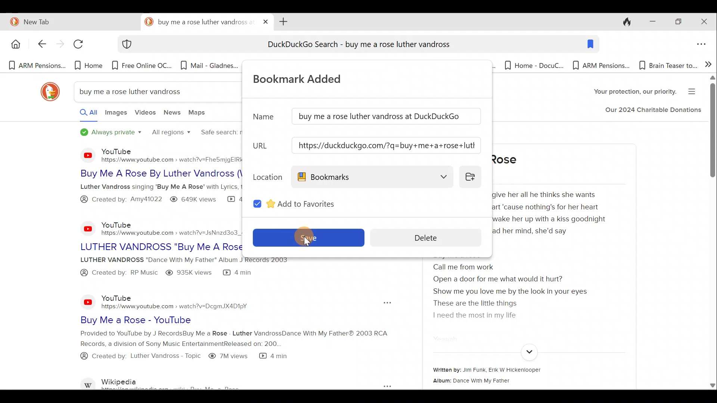 Image resolution: width=717 pixels, height=403 pixels. I want to click on Close tab, so click(266, 20).